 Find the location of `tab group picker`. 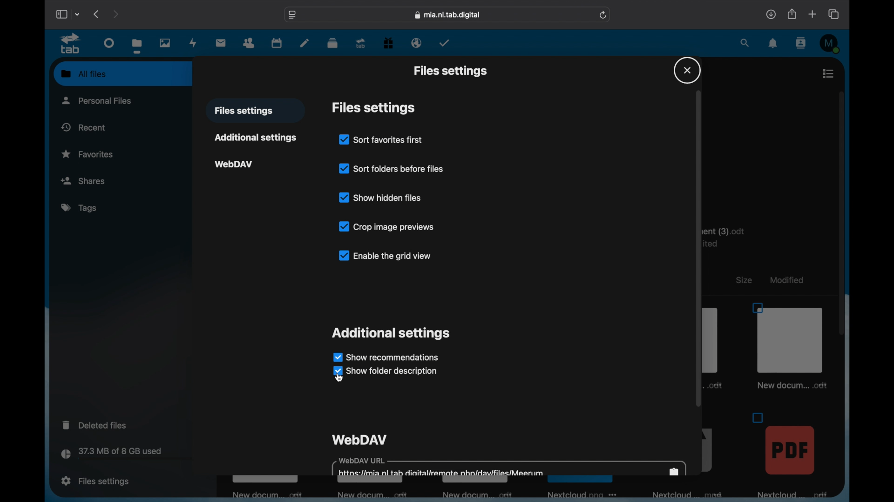

tab group picker is located at coordinates (78, 14).